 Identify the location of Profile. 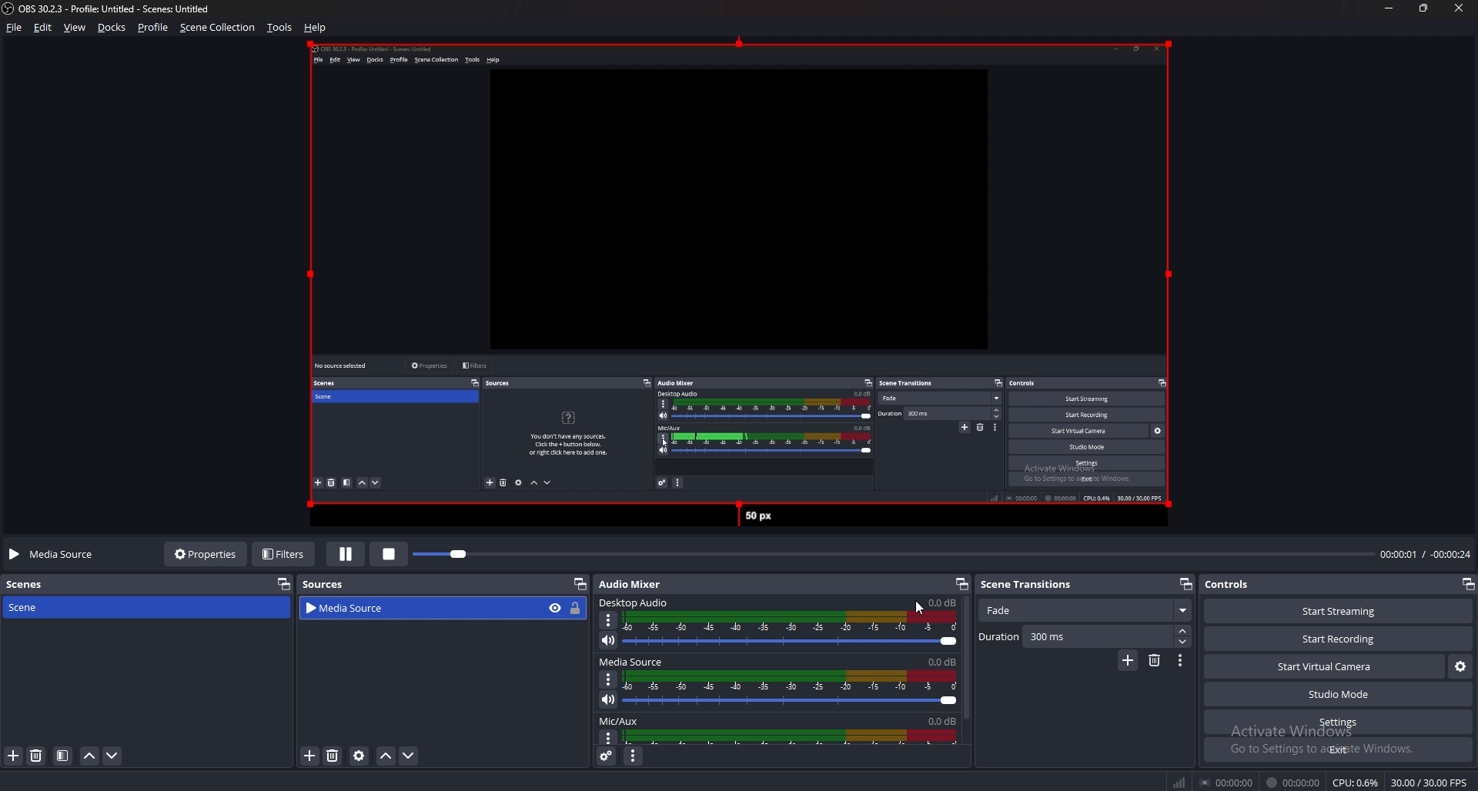
(152, 28).